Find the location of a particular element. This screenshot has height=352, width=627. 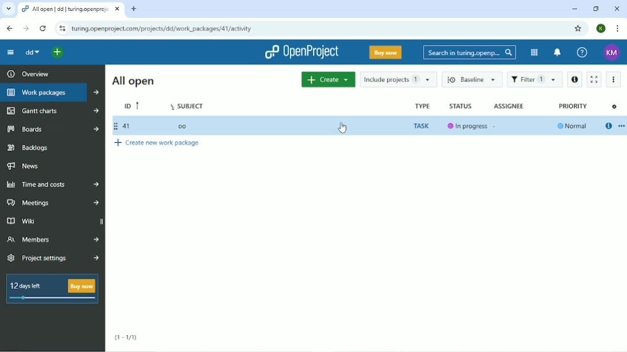

(1-1/1) is located at coordinates (125, 338).